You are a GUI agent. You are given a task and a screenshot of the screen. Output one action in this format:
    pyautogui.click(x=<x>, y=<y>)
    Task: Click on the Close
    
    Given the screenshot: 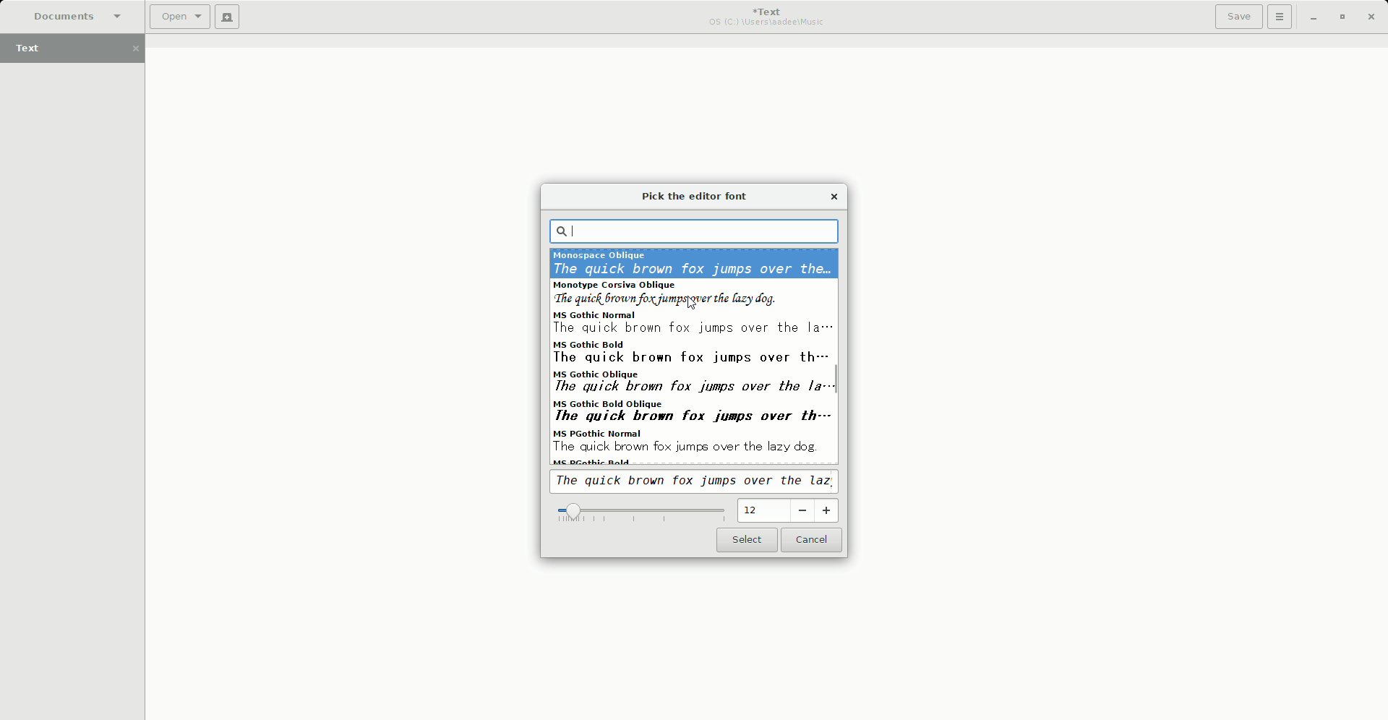 What is the action you would take?
    pyautogui.click(x=1372, y=17)
    